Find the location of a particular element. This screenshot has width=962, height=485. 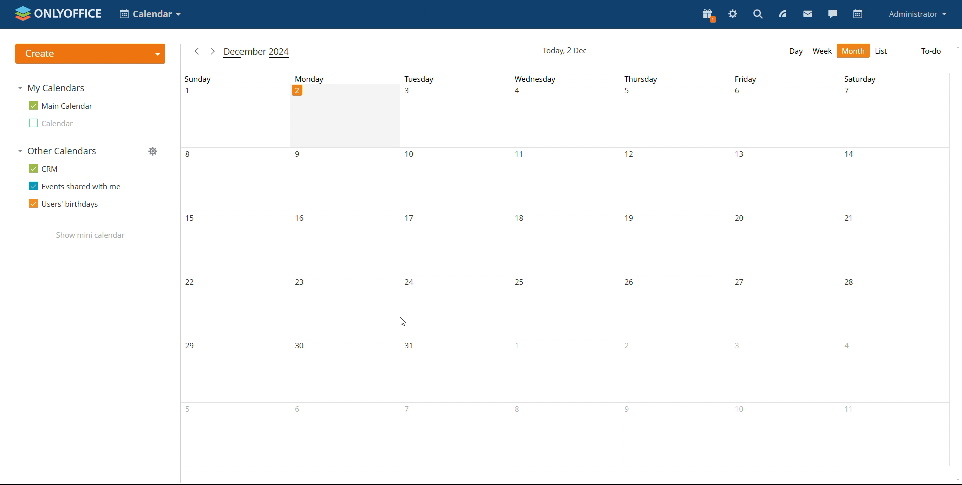

saturday is located at coordinates (894, 270).